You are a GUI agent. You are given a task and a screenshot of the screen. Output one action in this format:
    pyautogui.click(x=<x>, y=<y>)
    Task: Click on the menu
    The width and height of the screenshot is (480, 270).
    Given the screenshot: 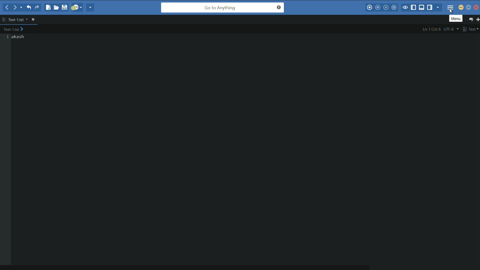 What is the action you would take?
    pyautogui.click(x=450, y=8)
    